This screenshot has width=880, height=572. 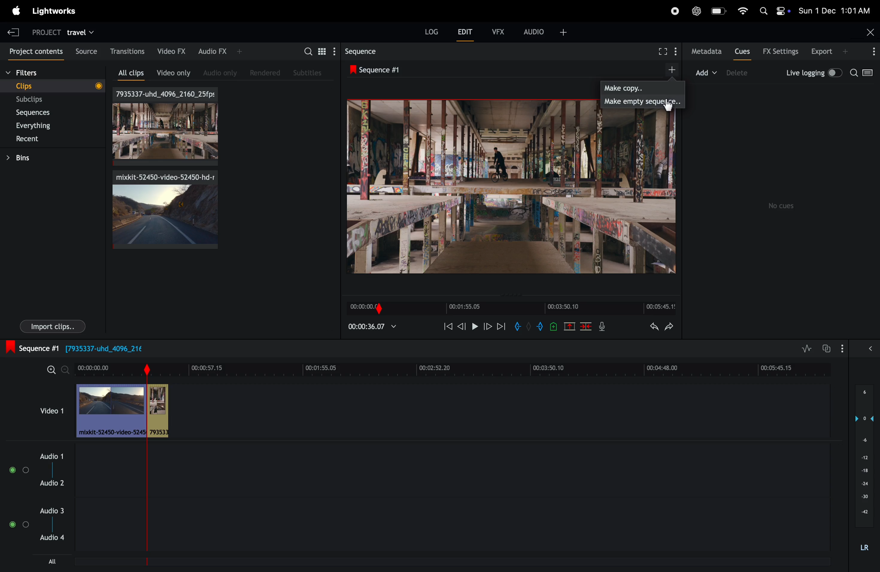 I want to click on toggle audio levels, so click(x=806, y=348).